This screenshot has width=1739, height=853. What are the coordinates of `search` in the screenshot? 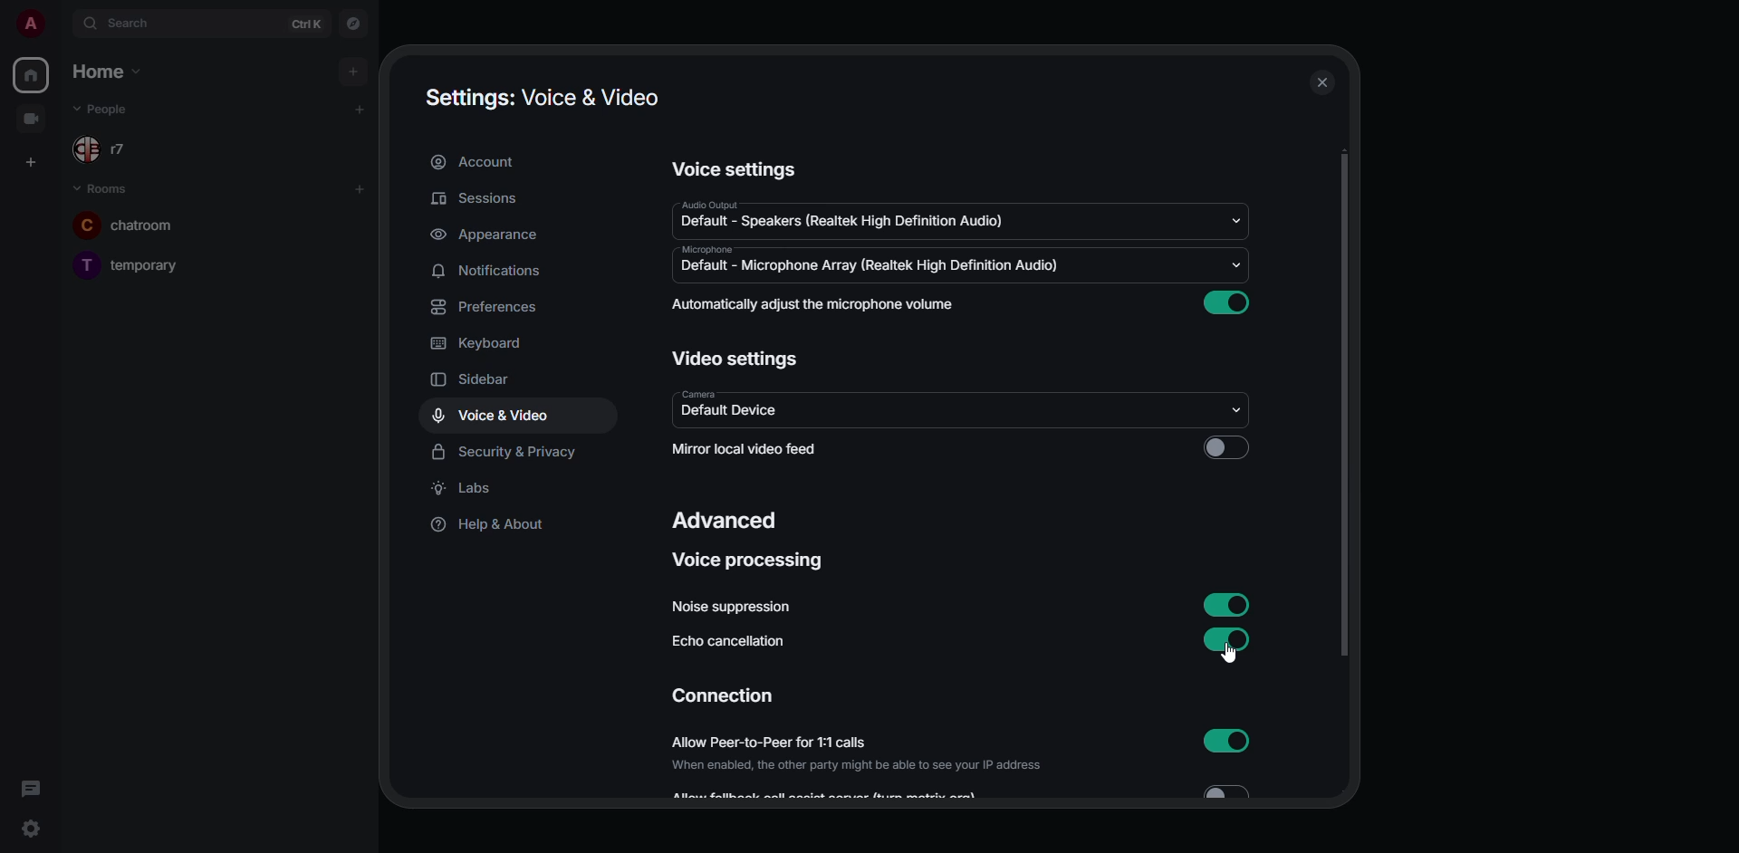 It's located at (133, 24).